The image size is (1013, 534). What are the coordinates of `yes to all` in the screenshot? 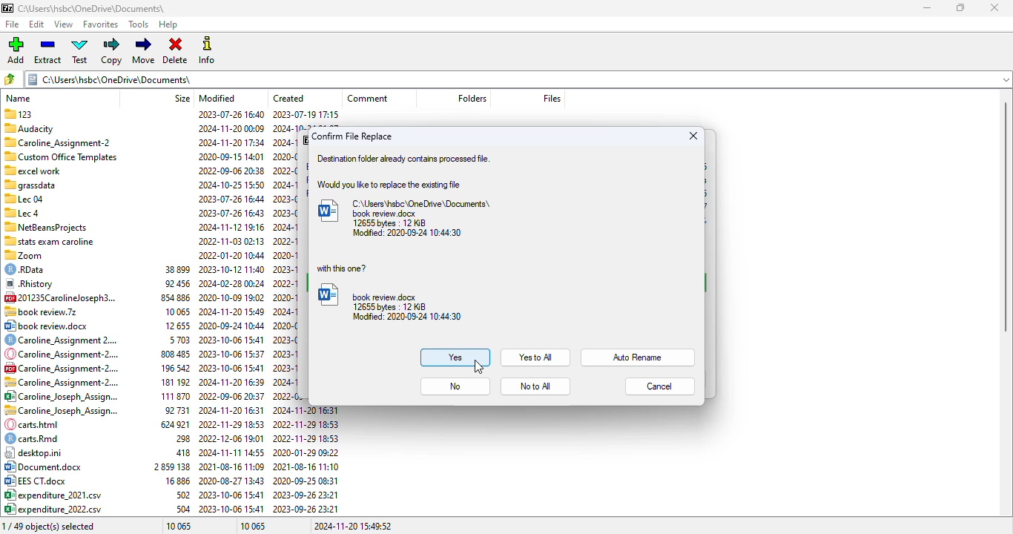 It's located at (536, 357).